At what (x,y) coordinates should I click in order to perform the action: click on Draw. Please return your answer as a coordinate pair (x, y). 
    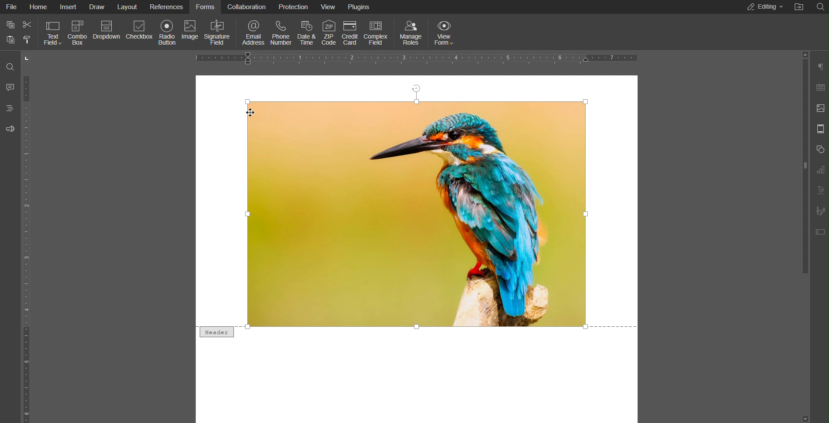
    Looking at the image, I should click on (98, 7).